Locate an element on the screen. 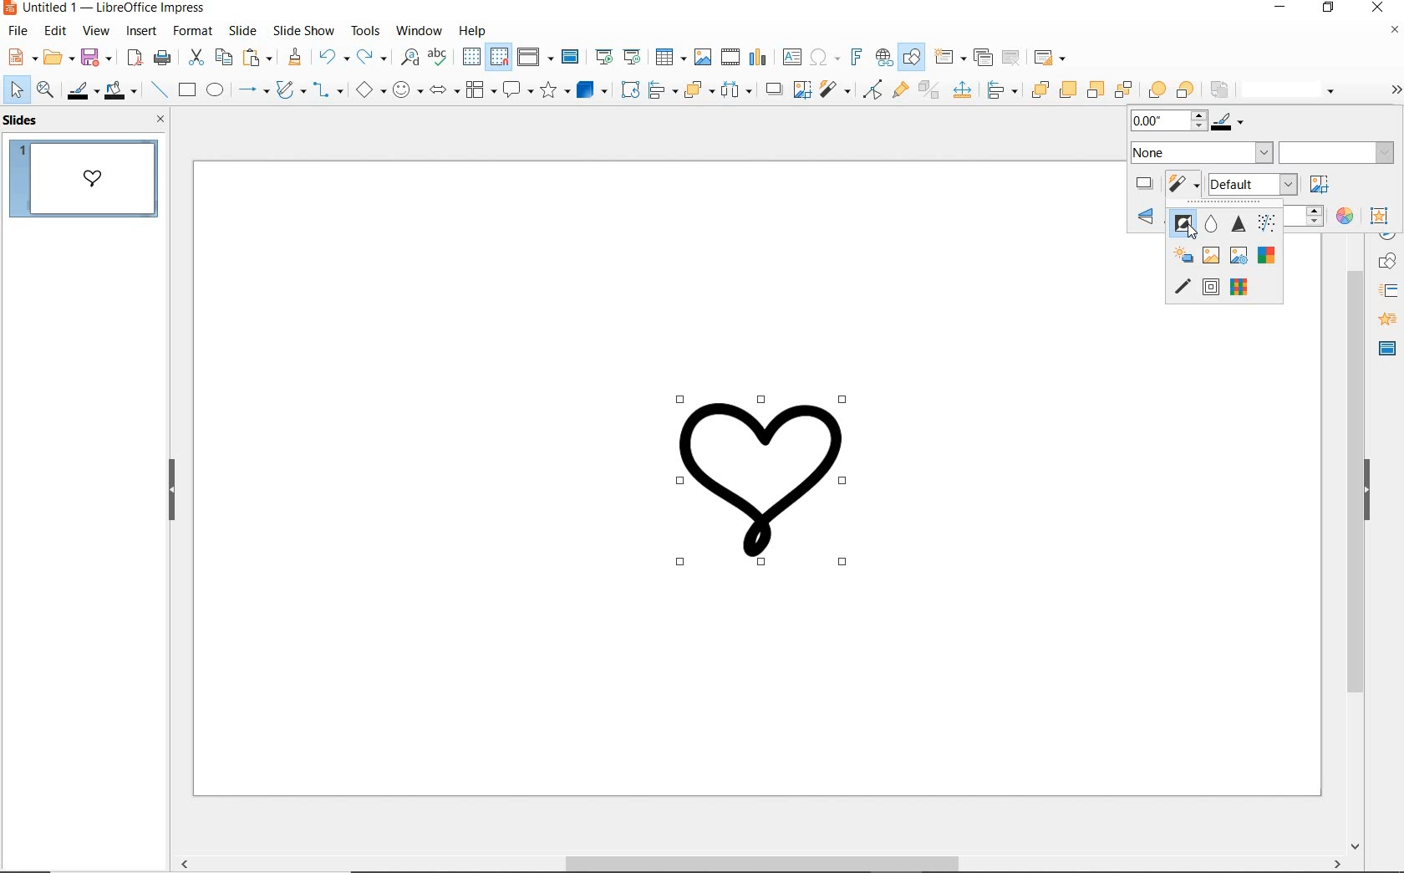 This screenshot has height=873, width=1404. copy is located at coordinates (222, 58).